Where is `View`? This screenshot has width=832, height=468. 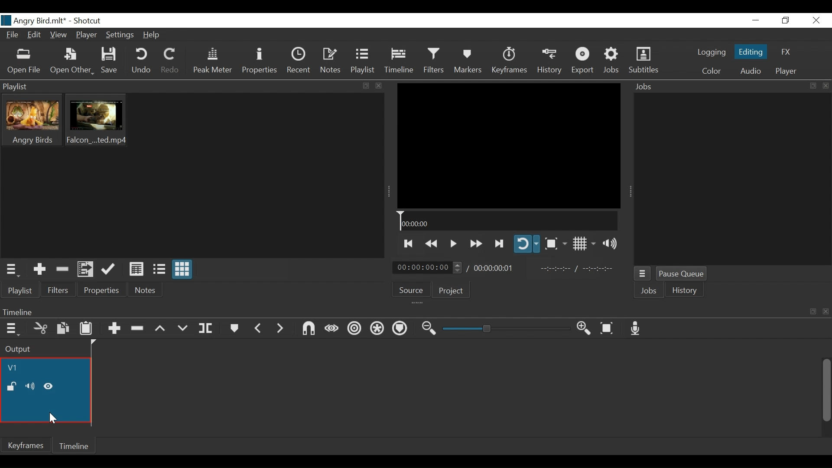 View is located at coordinates (58, 35).